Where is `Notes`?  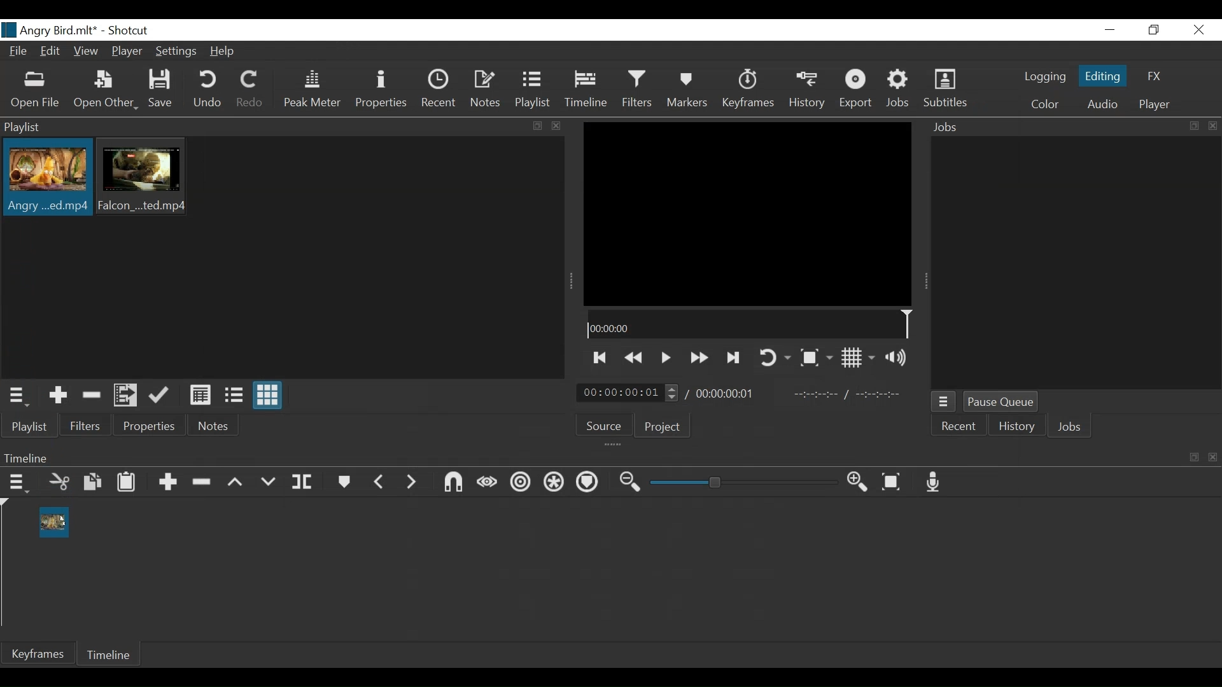 Notes is located at coordinates (213, 426).